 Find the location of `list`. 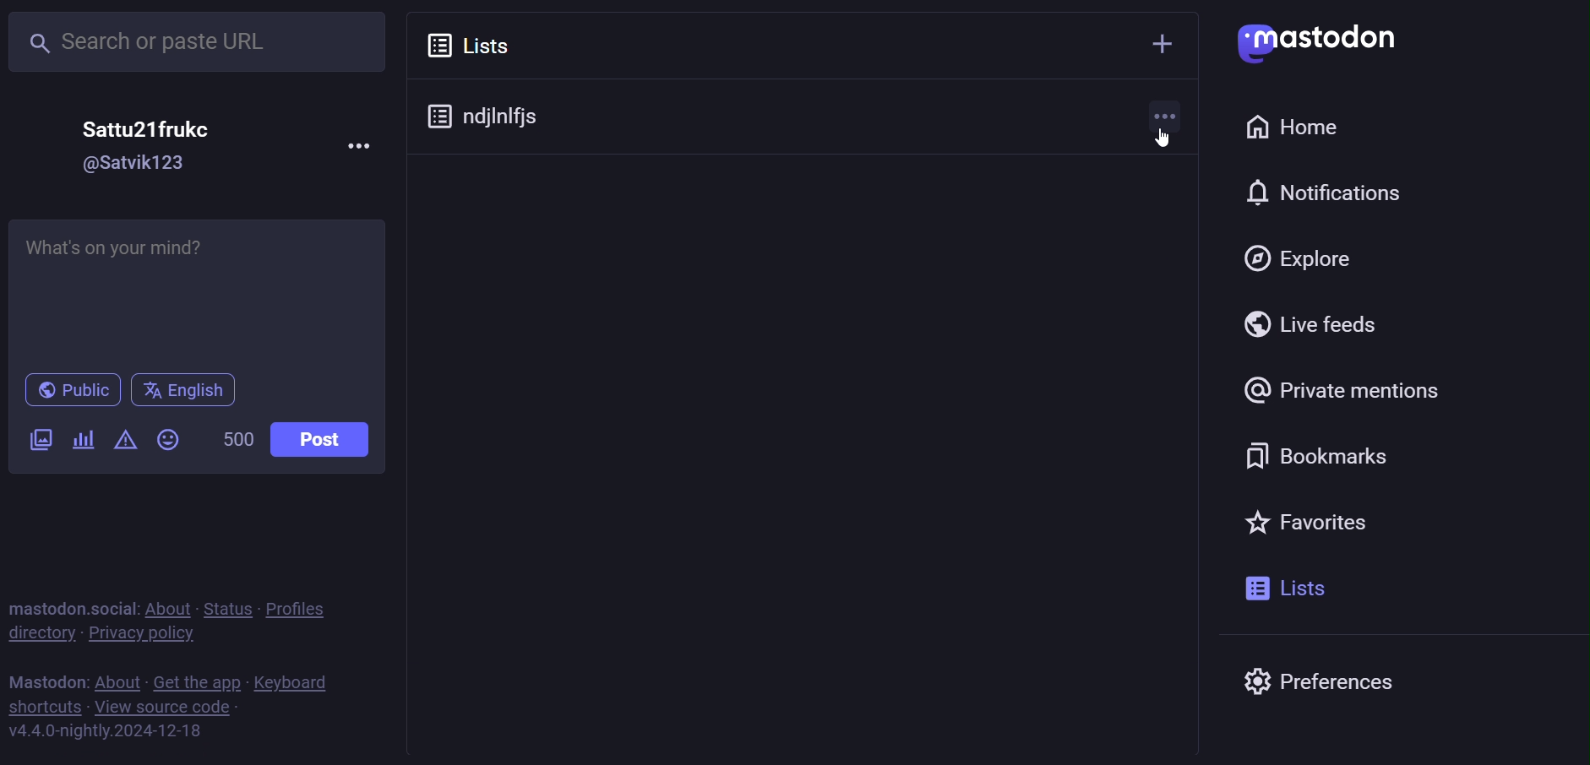

list is located at coordinates (1288, 587).